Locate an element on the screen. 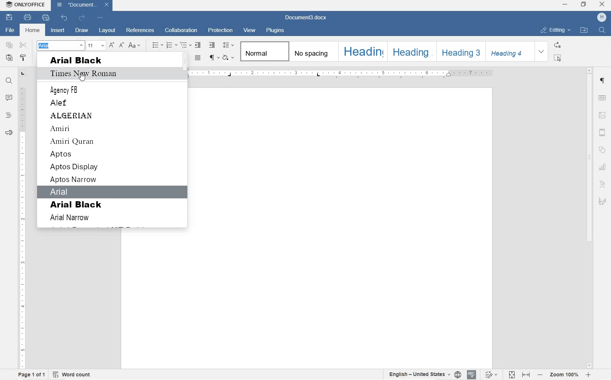 The height and width of the screenshot is (380, 611). SHADING is located at coordinates (229, 58).